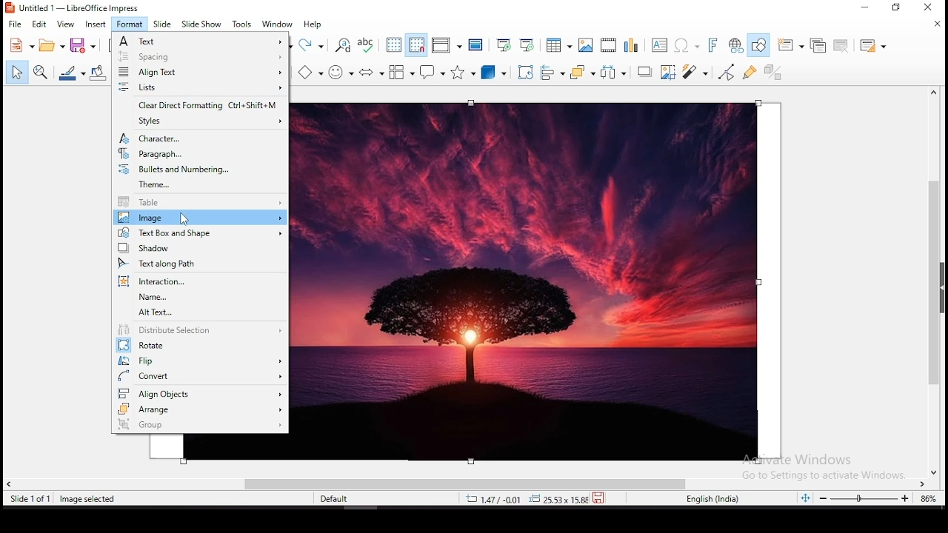 The height and width of the screenshot is (533, 948). Describe the element at coordinates (581, 73) in the screenshot. I see `arrange` at that location.